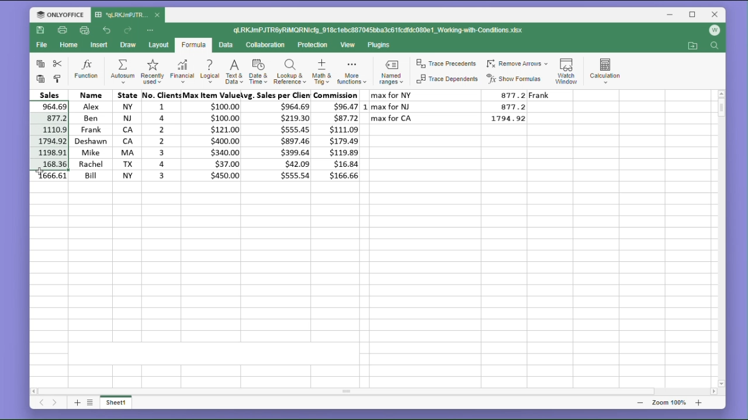  Describe the element at coordinates (128, 45) in the screenshot. I see `draw` at that location.